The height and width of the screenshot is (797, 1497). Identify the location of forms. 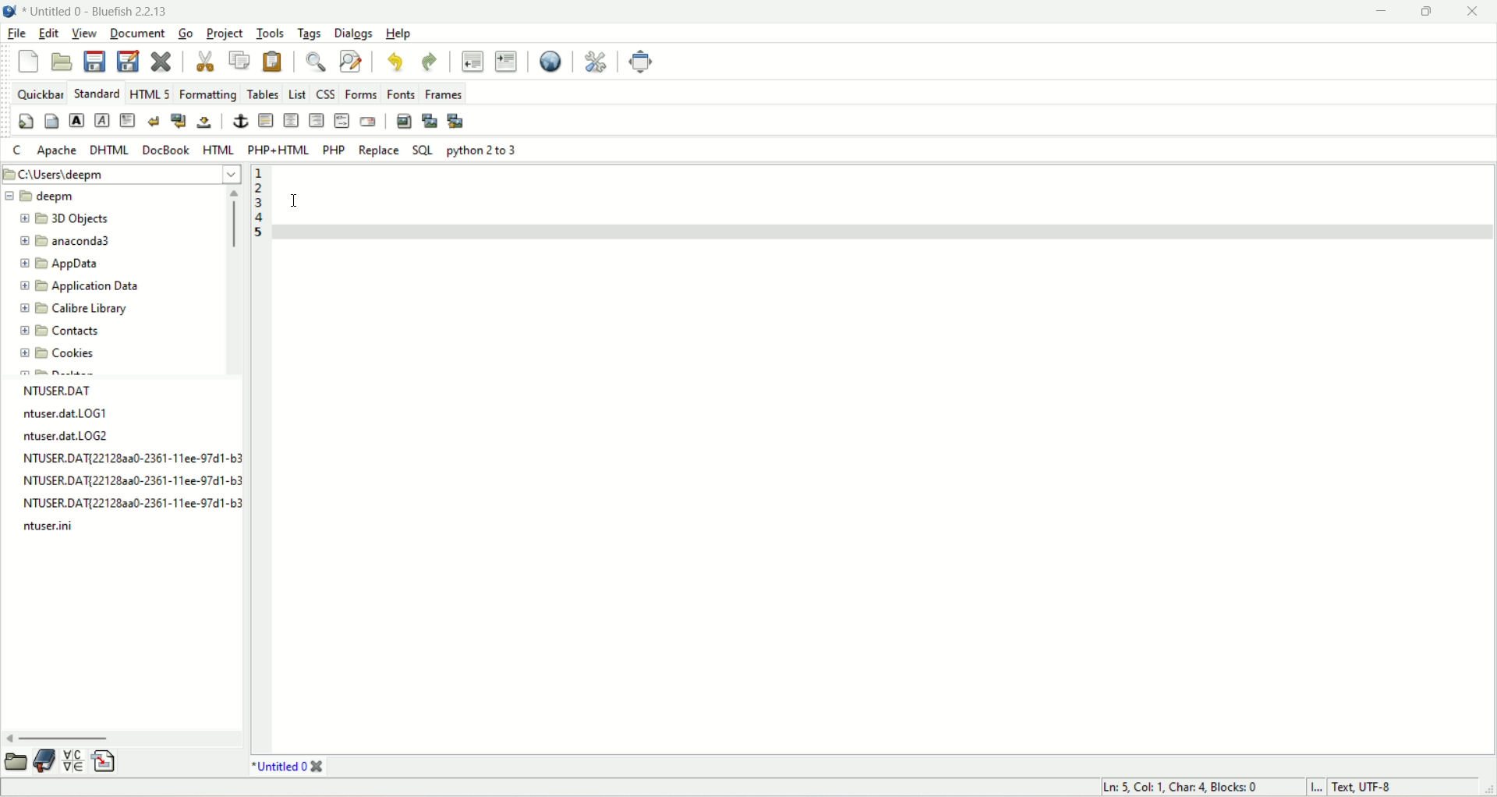
(360, 94).